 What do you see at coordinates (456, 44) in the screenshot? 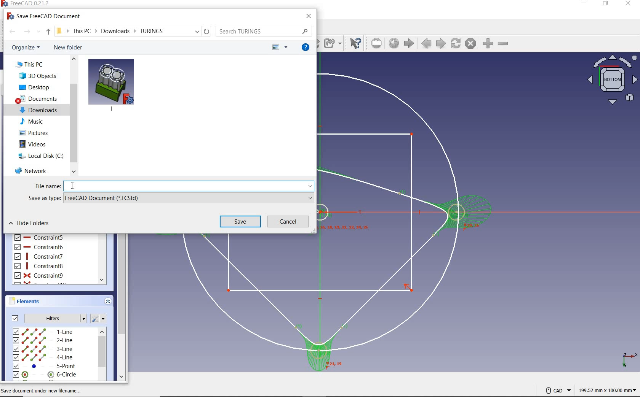
I see `refresh webpage` at bounding box center [456, 44].